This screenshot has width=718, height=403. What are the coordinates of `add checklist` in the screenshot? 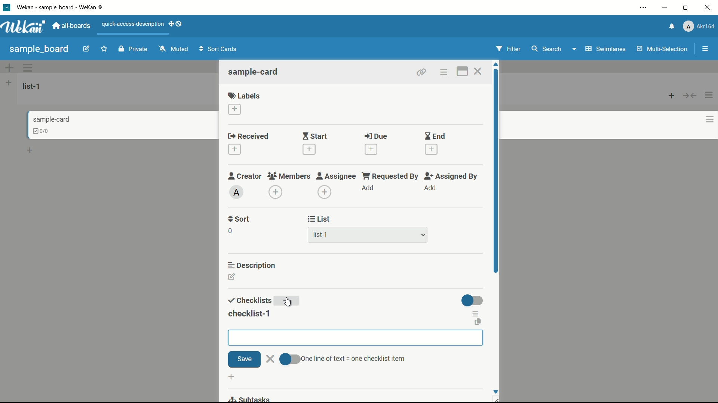 It's located at (233, 377).